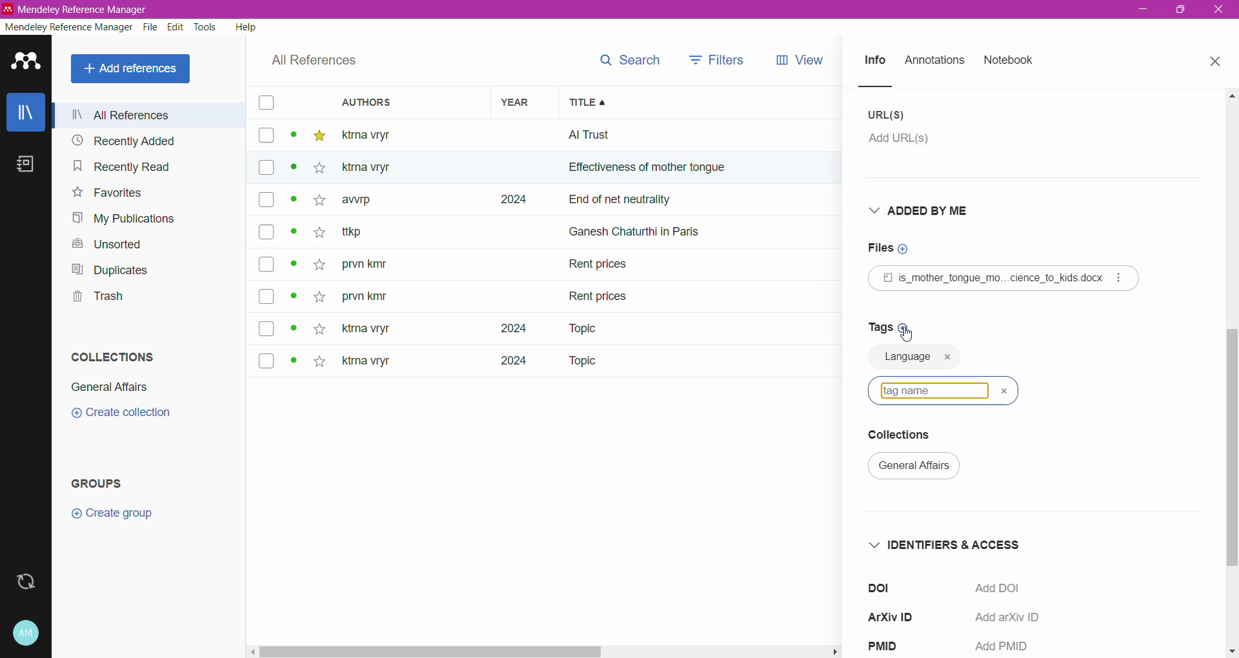  Describe the element at coordinates (1004, 278) in the screenshot. I see `Reference File ` at that location.